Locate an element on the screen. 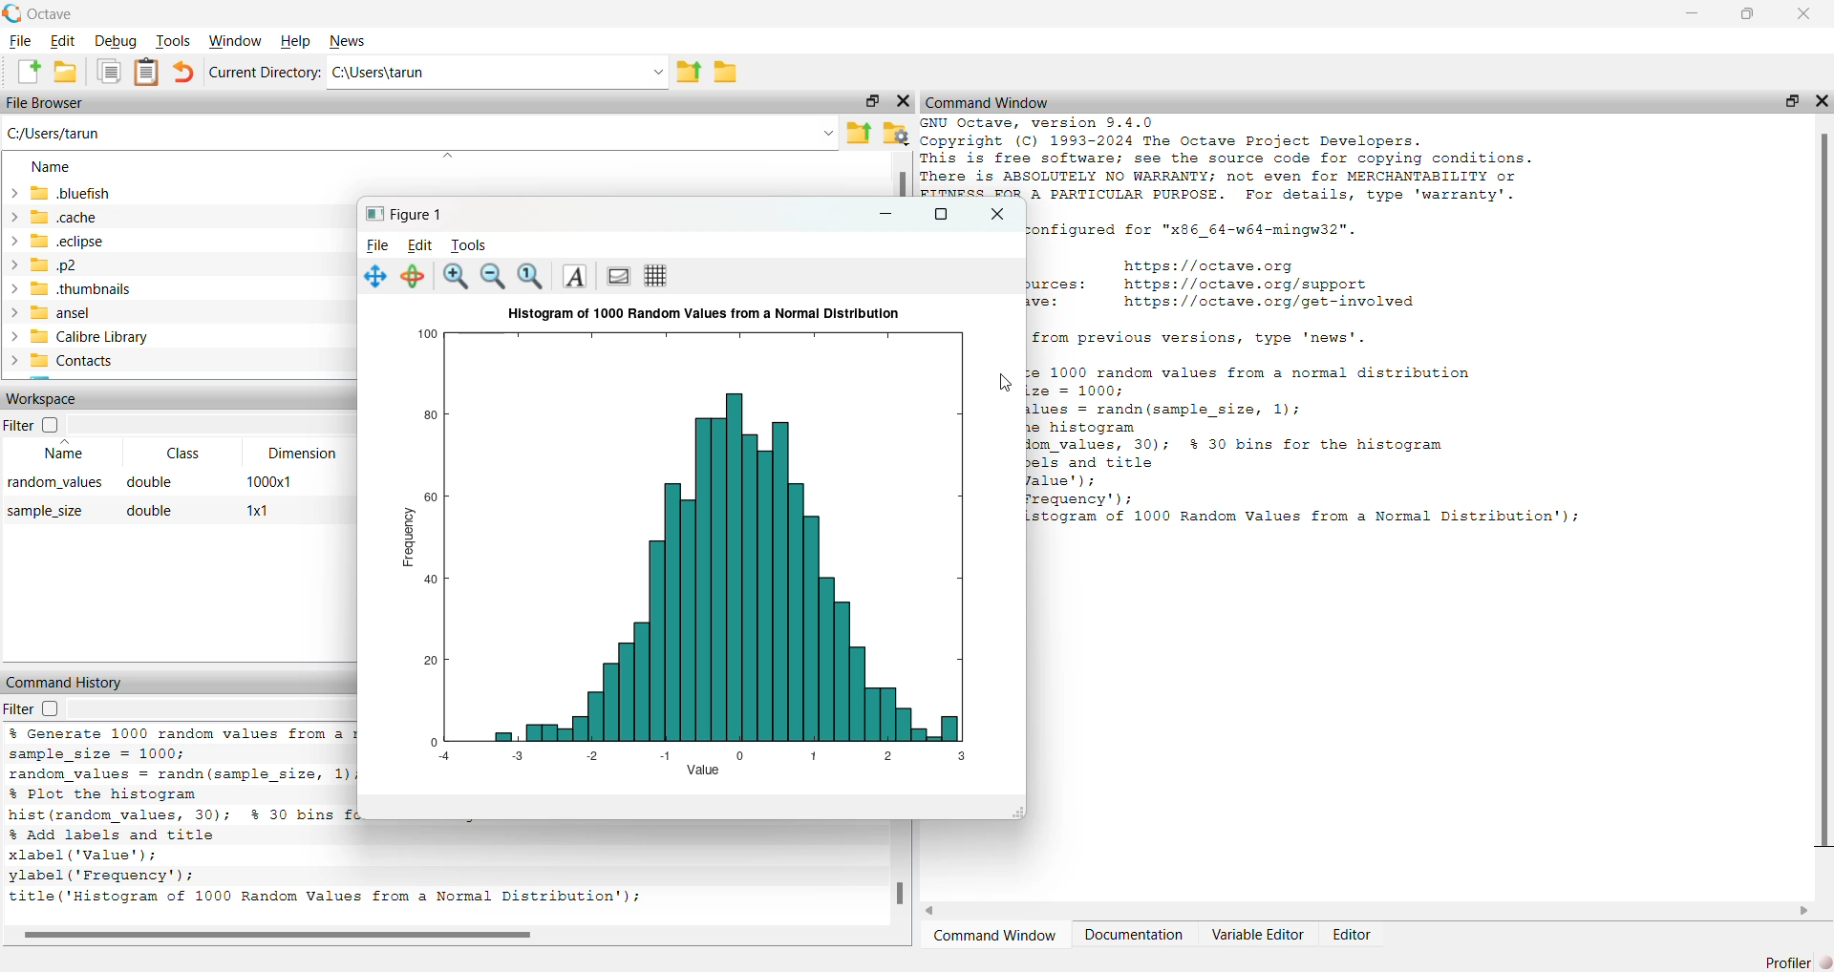 The width and height of the screenshot is (1834, 972). Variable Editor is located at coordinates (1258, 935).